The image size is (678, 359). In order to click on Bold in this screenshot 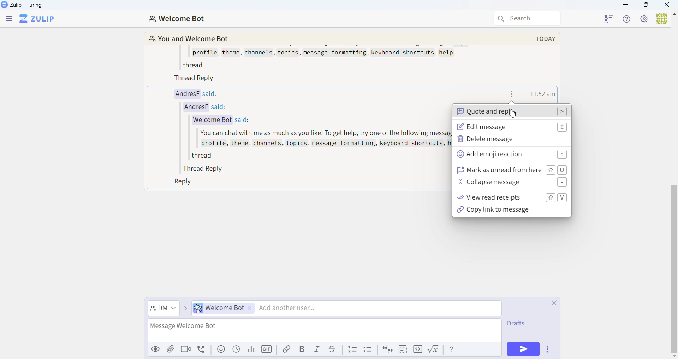, I will do `click(303, 349)`.